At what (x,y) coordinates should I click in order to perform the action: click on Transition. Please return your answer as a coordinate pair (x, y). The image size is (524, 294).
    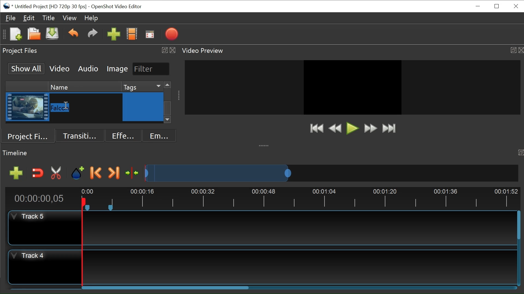
    Looking at the image, I should click on (81, 135).